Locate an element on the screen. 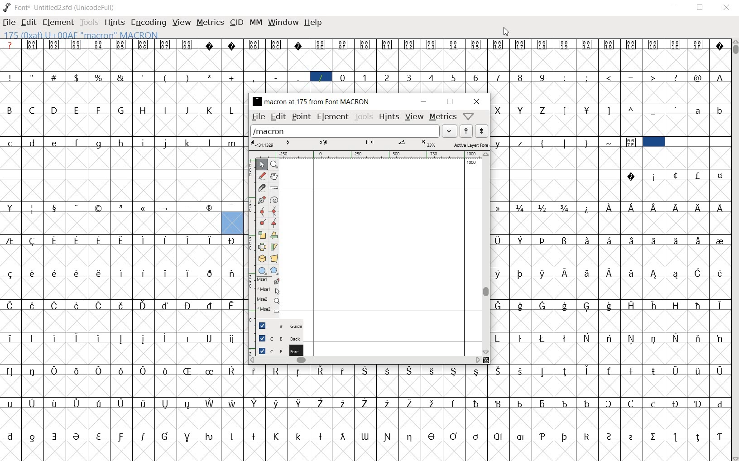  Symbol is located at coordinates (167, 371).